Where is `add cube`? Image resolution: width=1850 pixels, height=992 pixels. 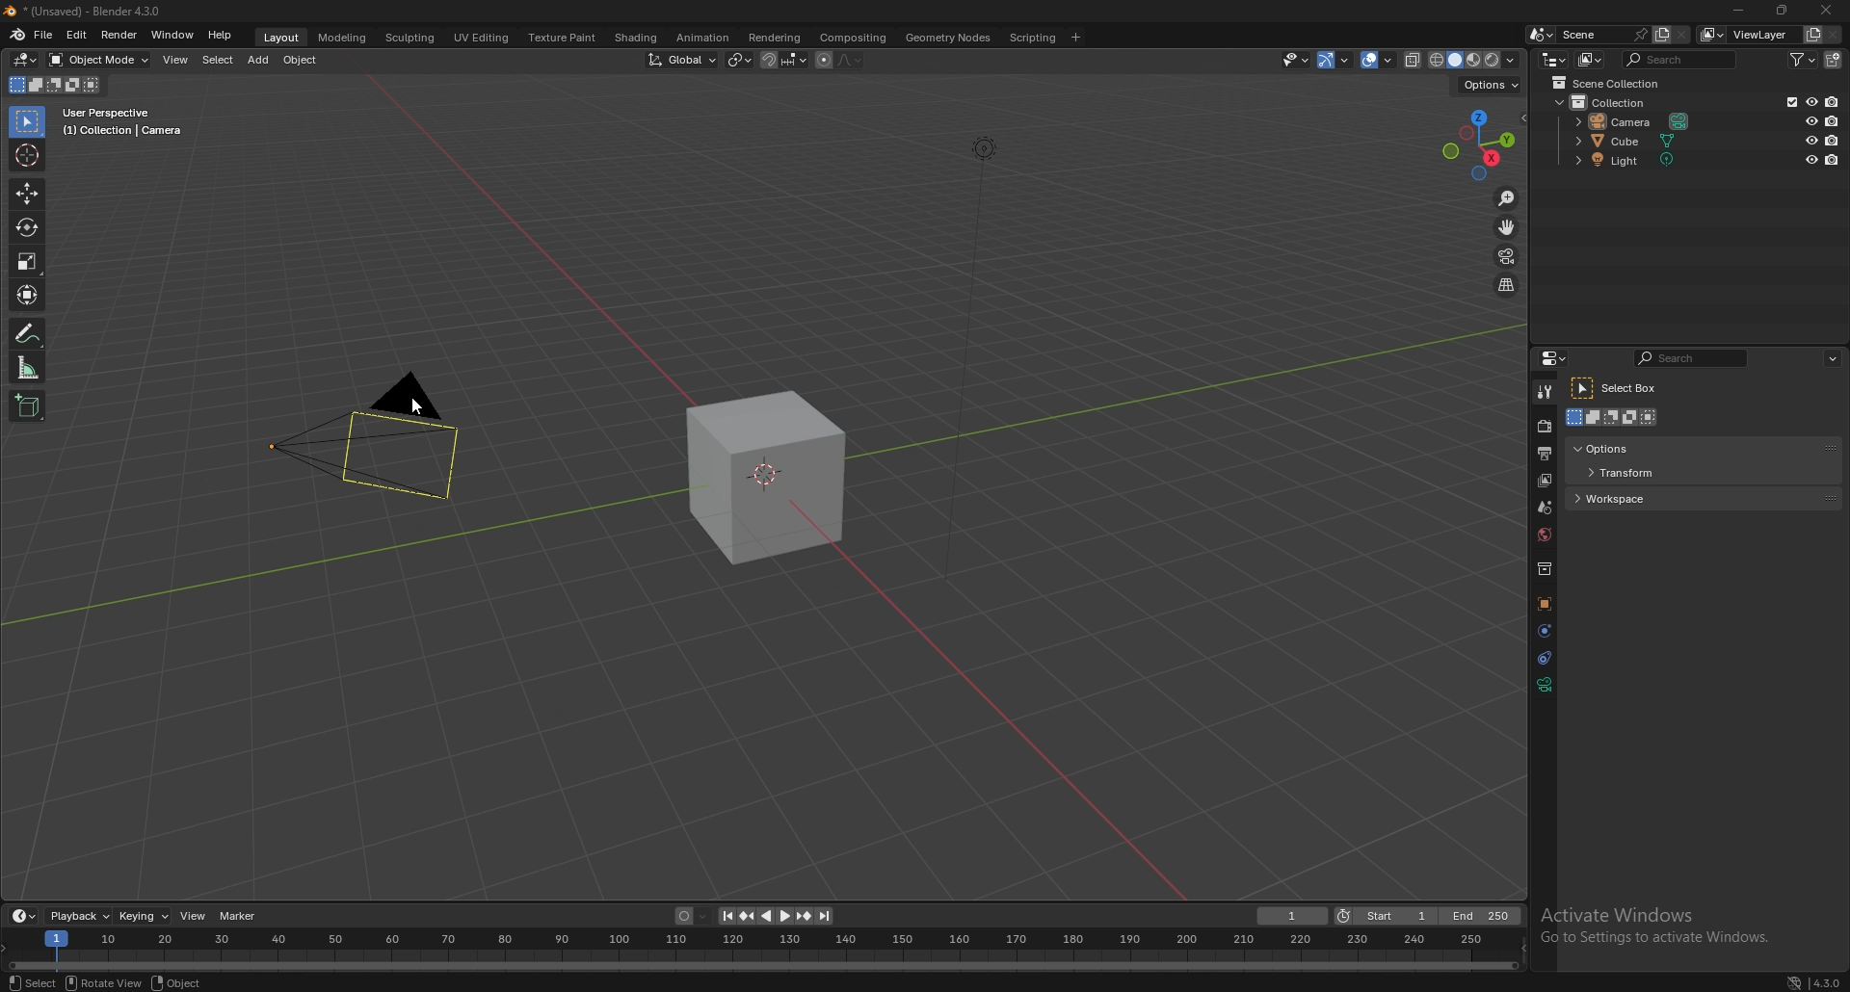
add cube is located at coordinates (24, 406).